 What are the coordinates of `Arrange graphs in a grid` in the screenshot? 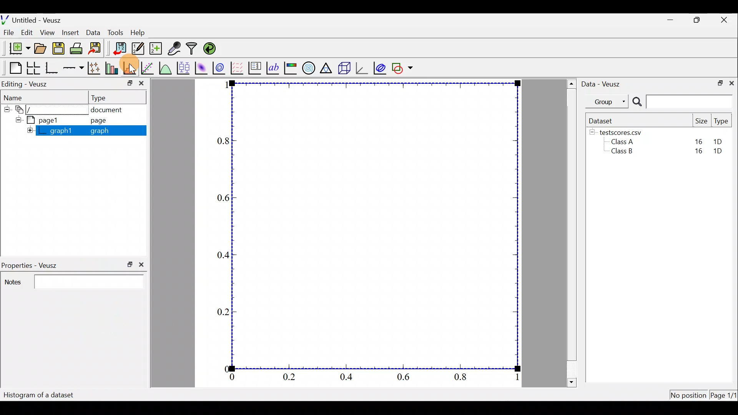 It's located at (34, 68).